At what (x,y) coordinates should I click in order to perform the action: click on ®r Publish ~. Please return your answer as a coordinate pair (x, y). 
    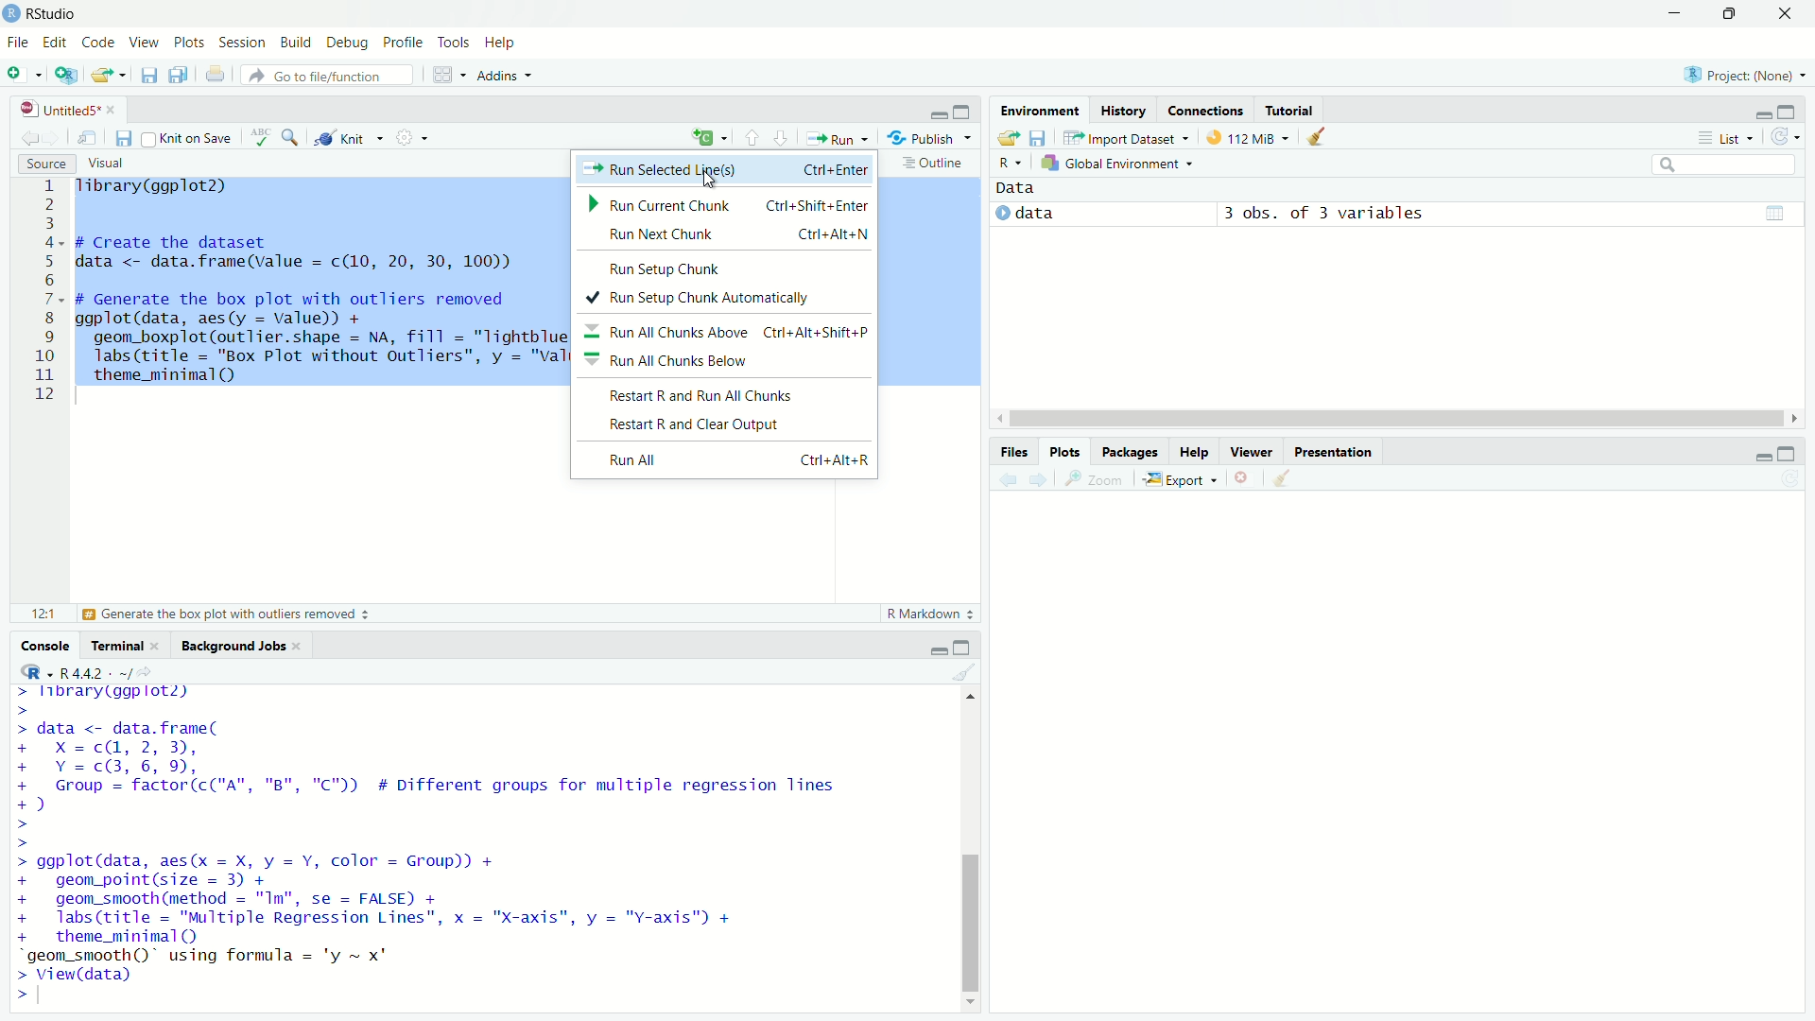
    Looking at the image, I should click on (932, 139).